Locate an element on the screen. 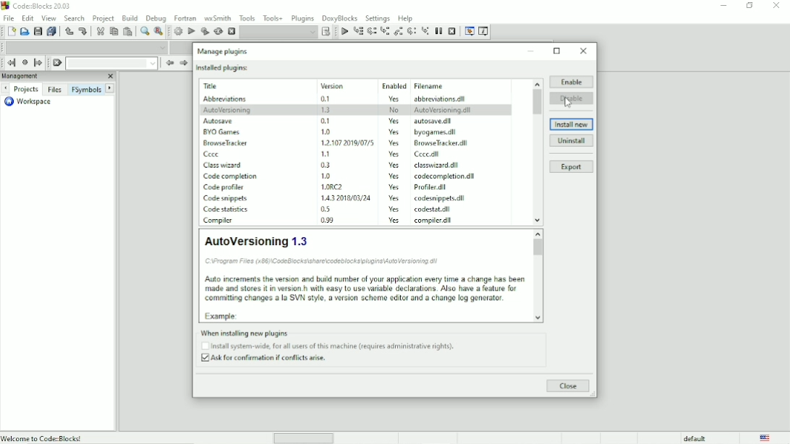  1.0 is located at coordinates (327, 176).